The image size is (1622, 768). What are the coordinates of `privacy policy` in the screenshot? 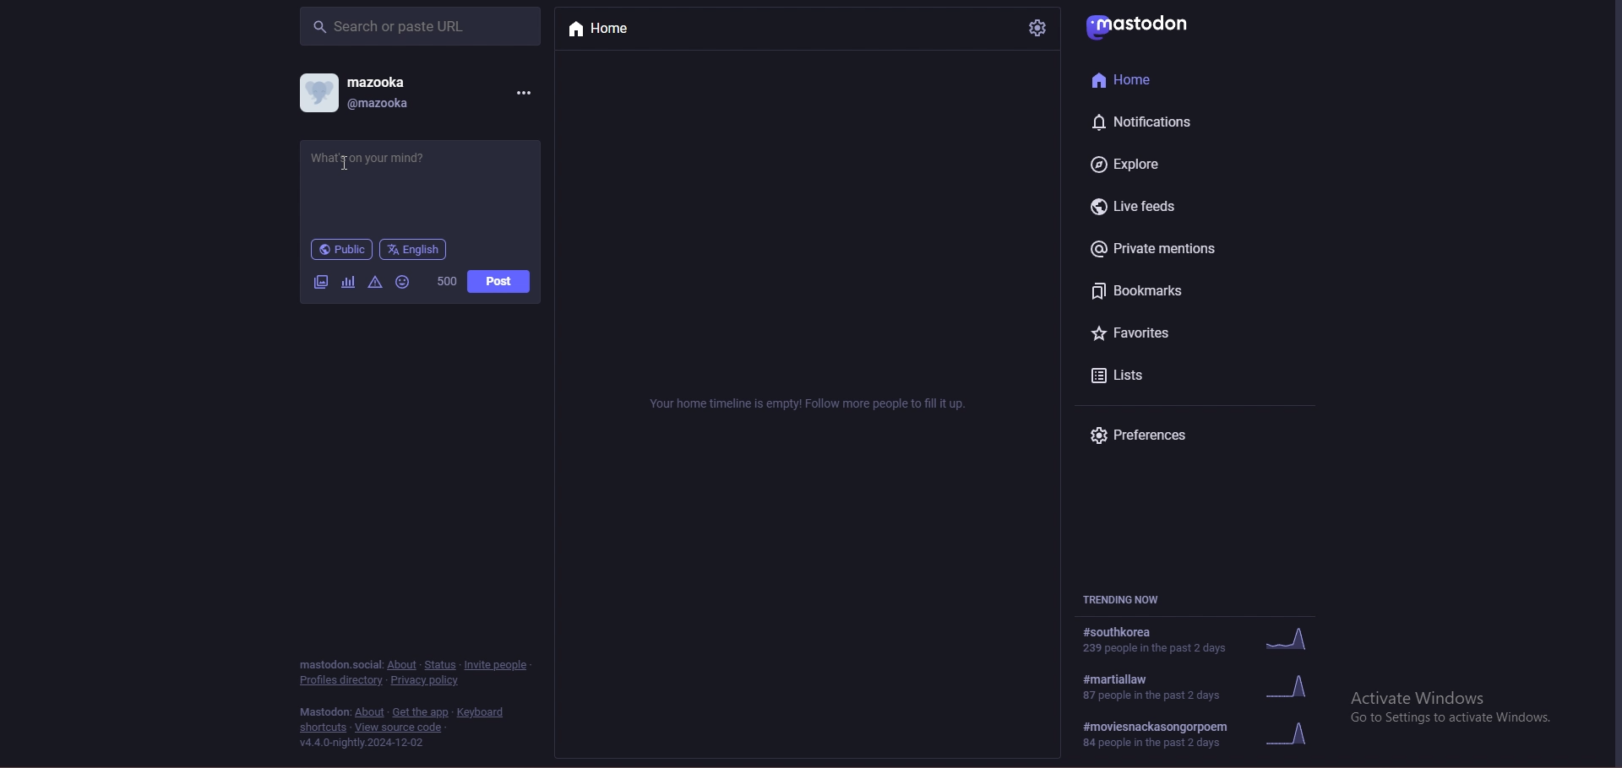 It's located at (427, 680).